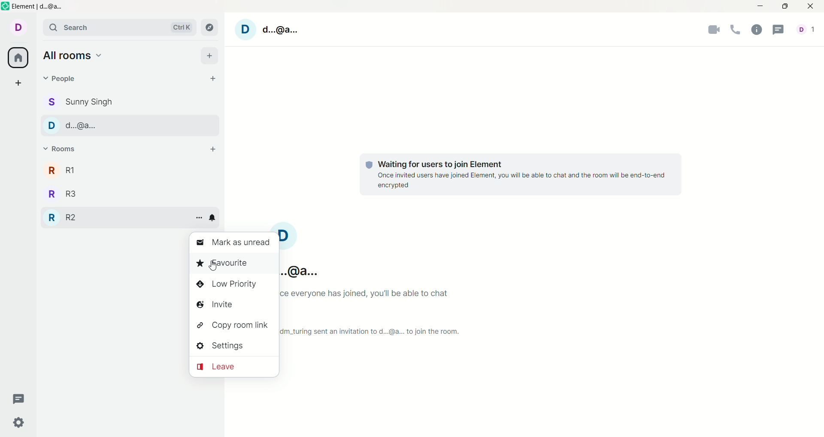 This screenshot has height=437, width=824. Describe the element at coordinates (215, 79) in the screenshot. I see `start chat` at that location.